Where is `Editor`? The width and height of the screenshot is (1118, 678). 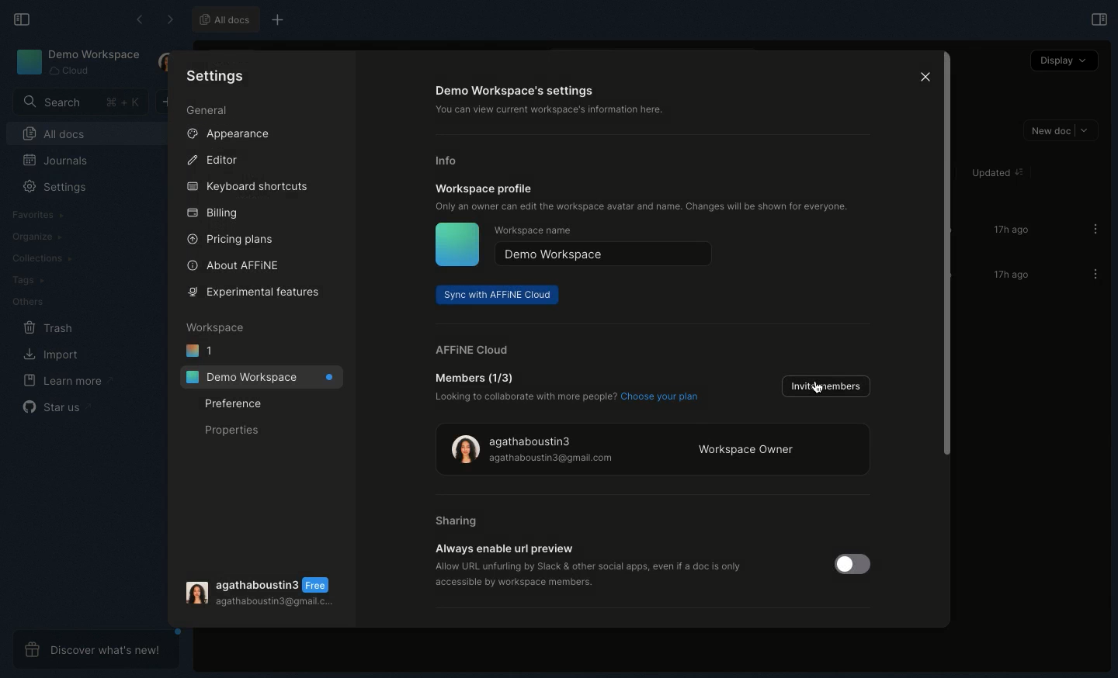
Editor is located at coordinates (211, 159).